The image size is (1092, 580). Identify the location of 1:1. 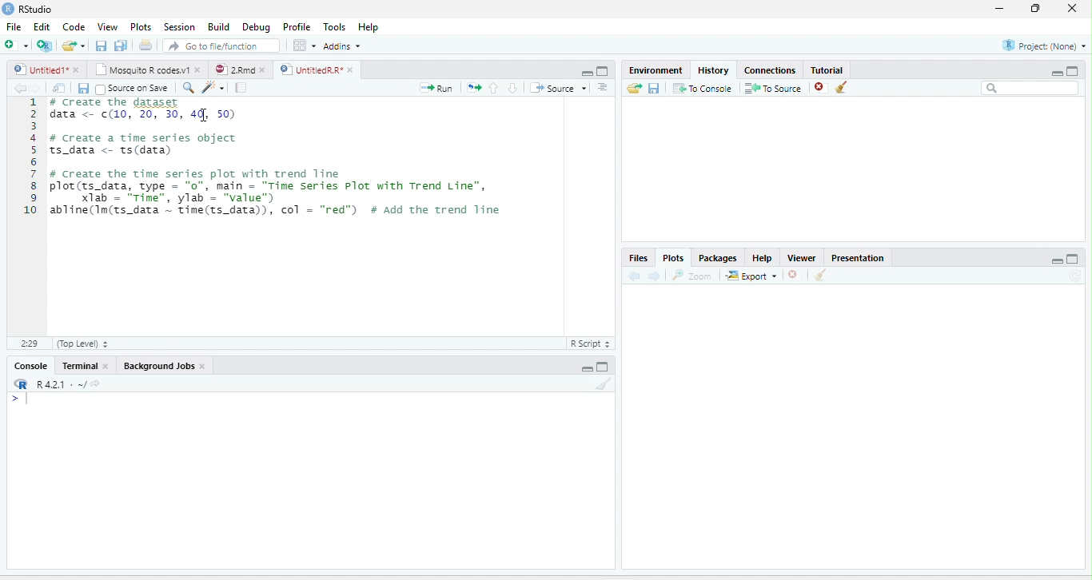
(28, 344).